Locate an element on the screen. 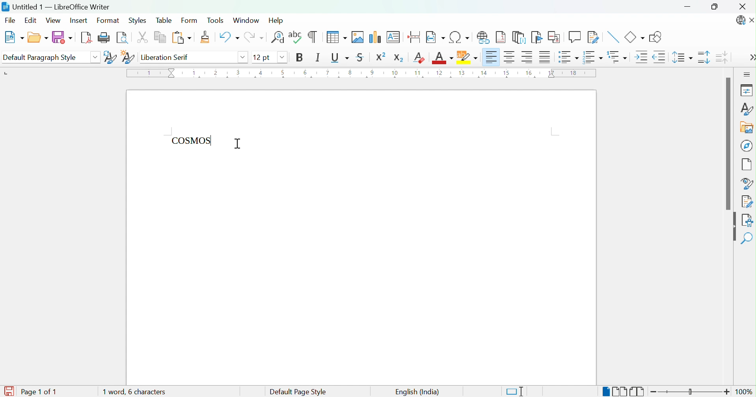 The image size is (756, 397). Liberation serif is located at coordinates (166, 58).